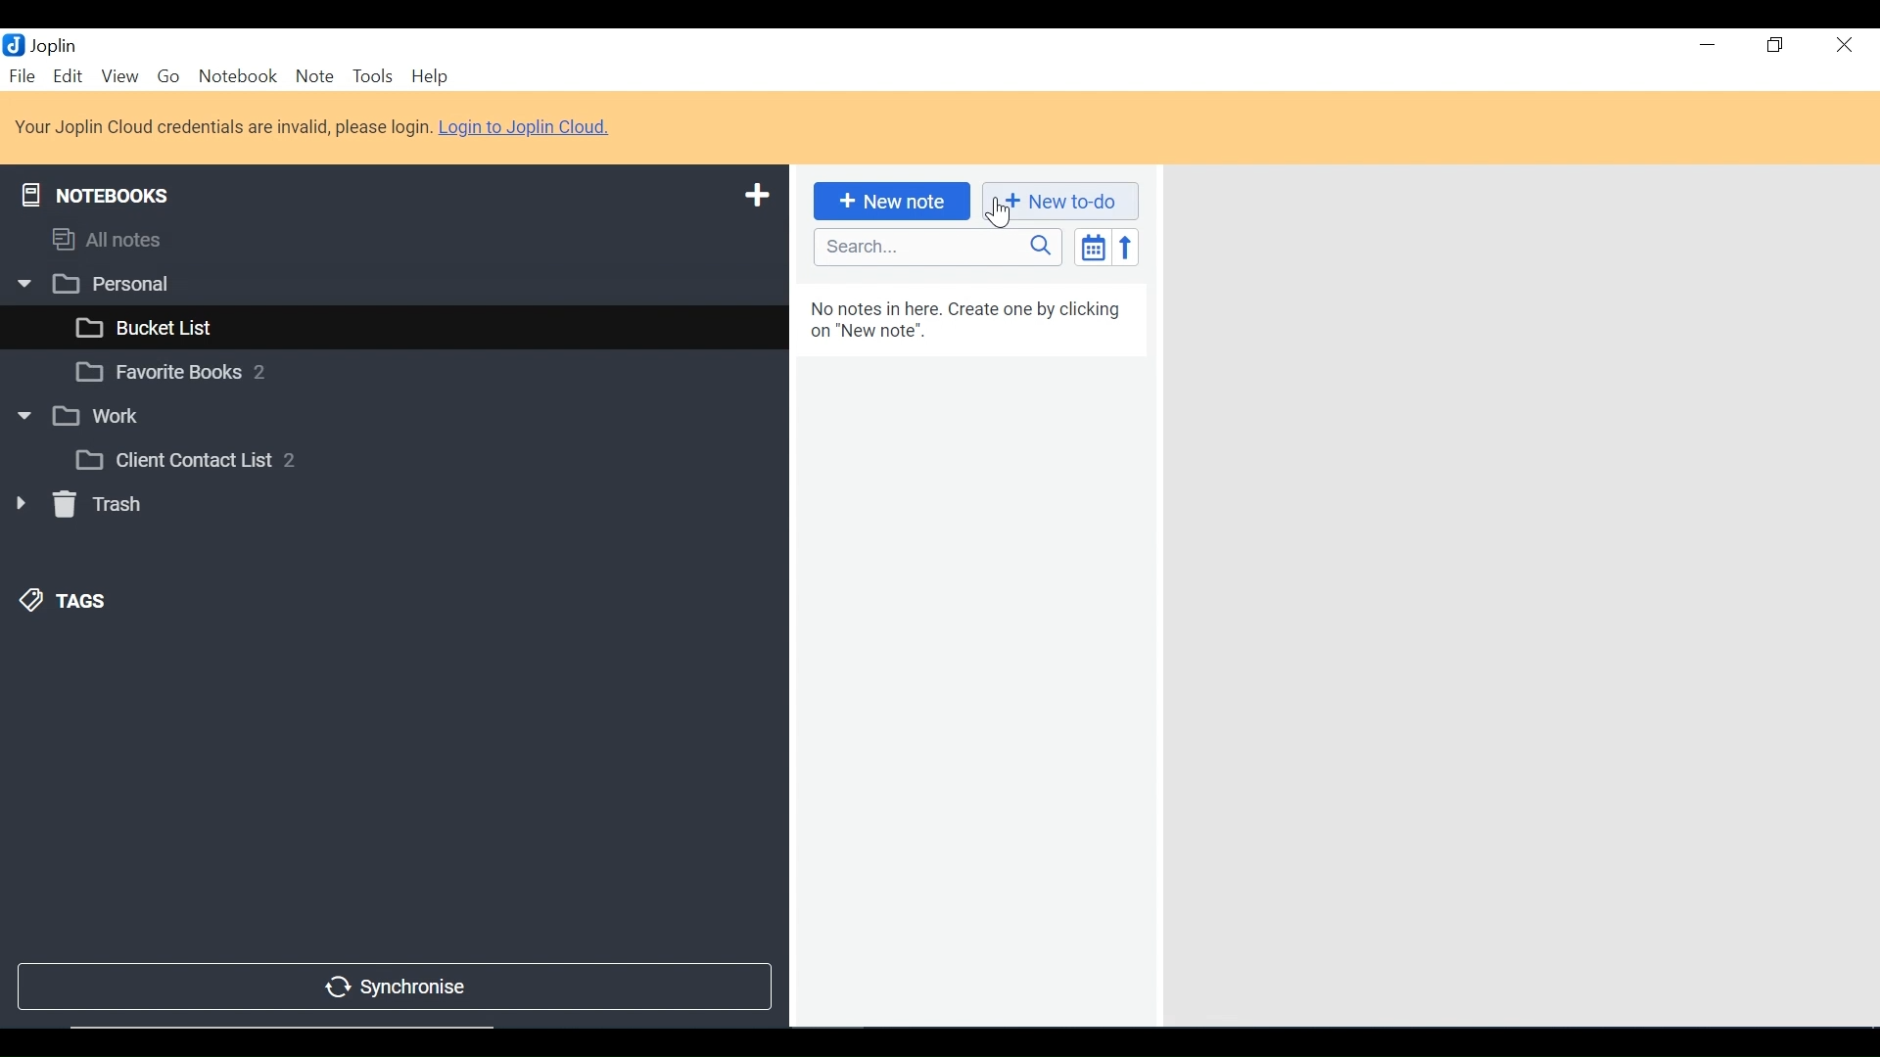 Image resolution: width=1880 pixels, height=1057 pixels. What do you see at coordinates (939, 247) in the screenshot?
I see `SEARCH` at bounding box center [939, 247].